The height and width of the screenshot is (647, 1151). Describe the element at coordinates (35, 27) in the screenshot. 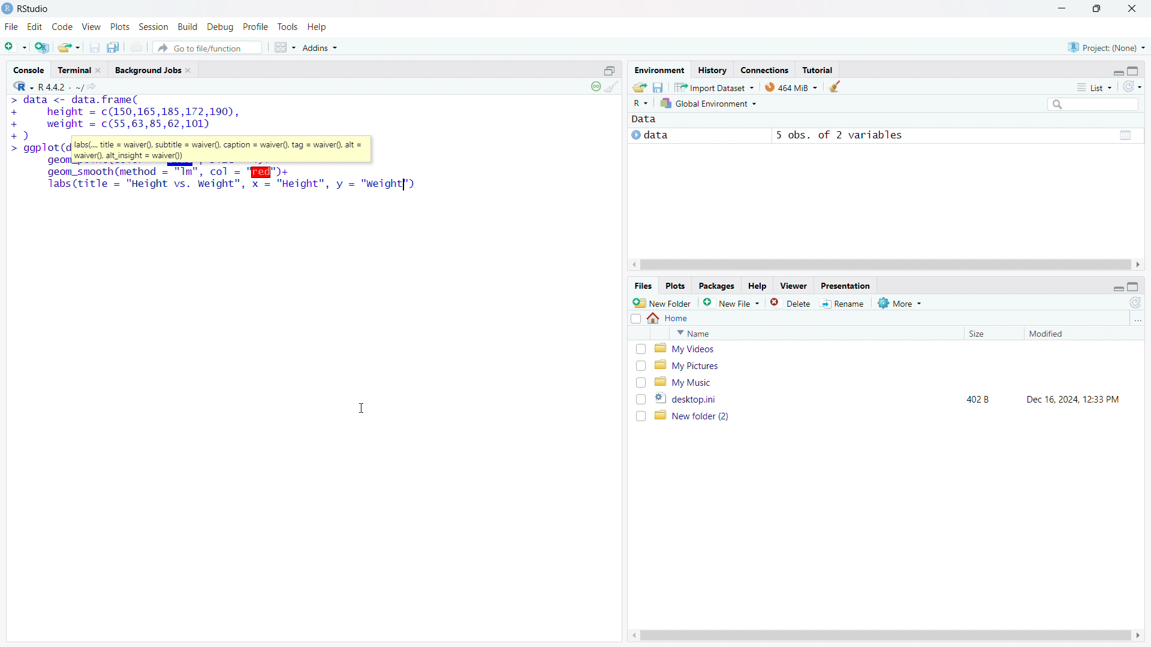

I see `edit` at that location.